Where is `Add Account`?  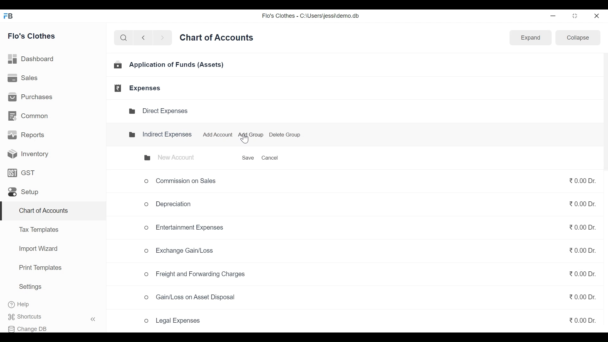 Add Account is located at coordinates (216, 133).